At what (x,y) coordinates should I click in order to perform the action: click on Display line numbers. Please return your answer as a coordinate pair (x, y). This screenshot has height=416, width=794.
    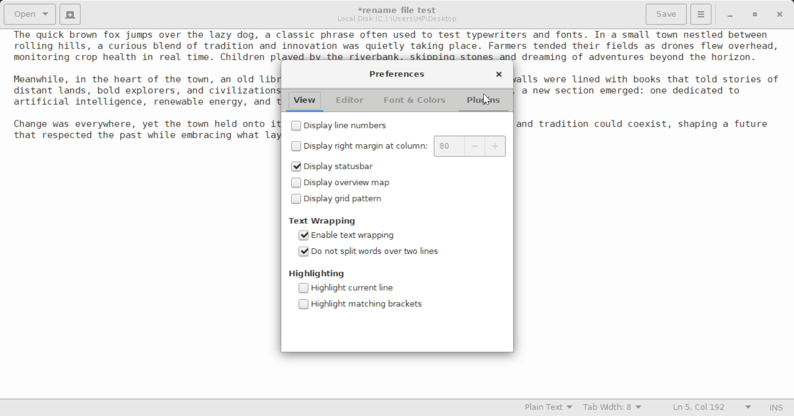
    Looking at the image, I should click on (340, 127).